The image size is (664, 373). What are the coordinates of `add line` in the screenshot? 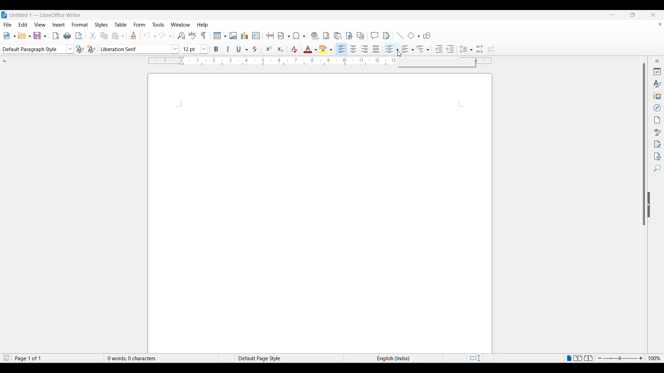 It's located at (399, 35).